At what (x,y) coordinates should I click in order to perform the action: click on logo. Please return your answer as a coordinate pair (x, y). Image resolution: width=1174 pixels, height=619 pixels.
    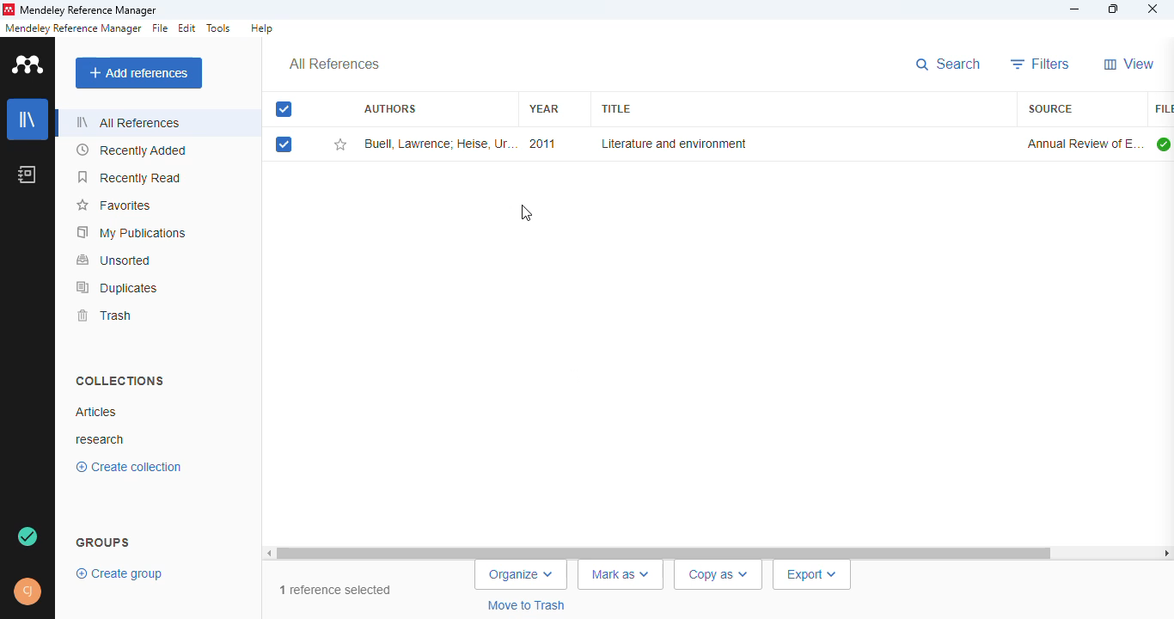
    Looking at the image, I should click on (8, 9).